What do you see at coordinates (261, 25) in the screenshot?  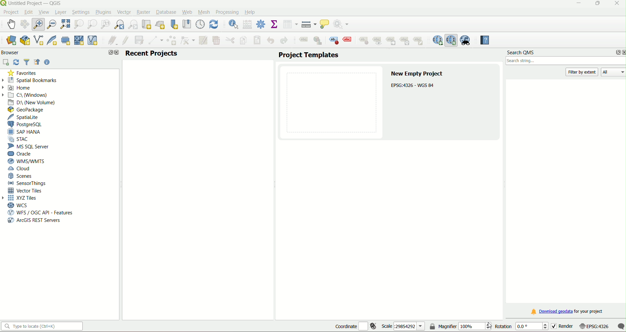 I see `toolbox` at bounding box center [261, 25].